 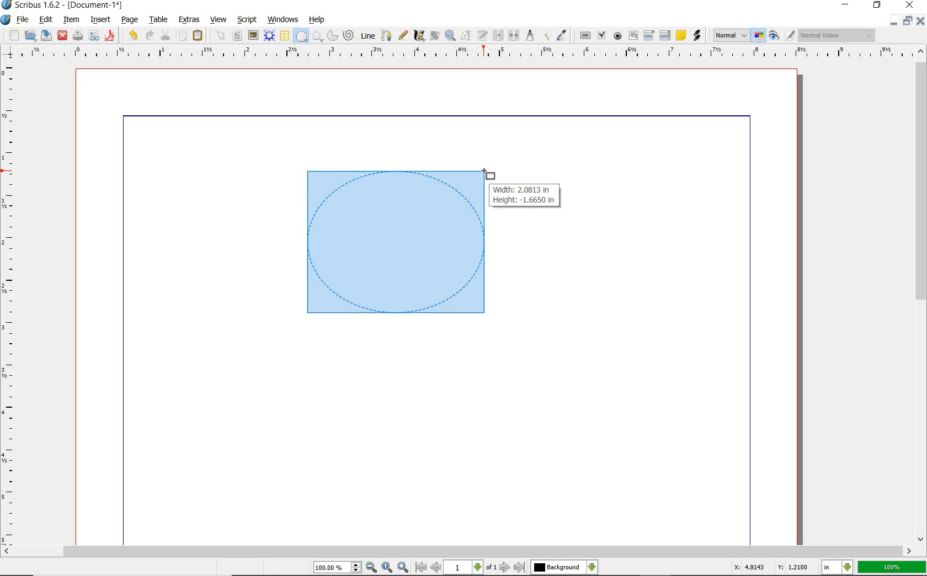 What do you see at coordinates (526, 195) in the screenshot?
I see `width & height measurements` at bounding box center [526, 195].